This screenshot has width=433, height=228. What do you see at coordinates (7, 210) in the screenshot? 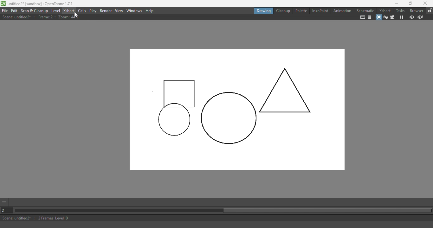
I see `Set the current frame` at bounding box center [7, 210].